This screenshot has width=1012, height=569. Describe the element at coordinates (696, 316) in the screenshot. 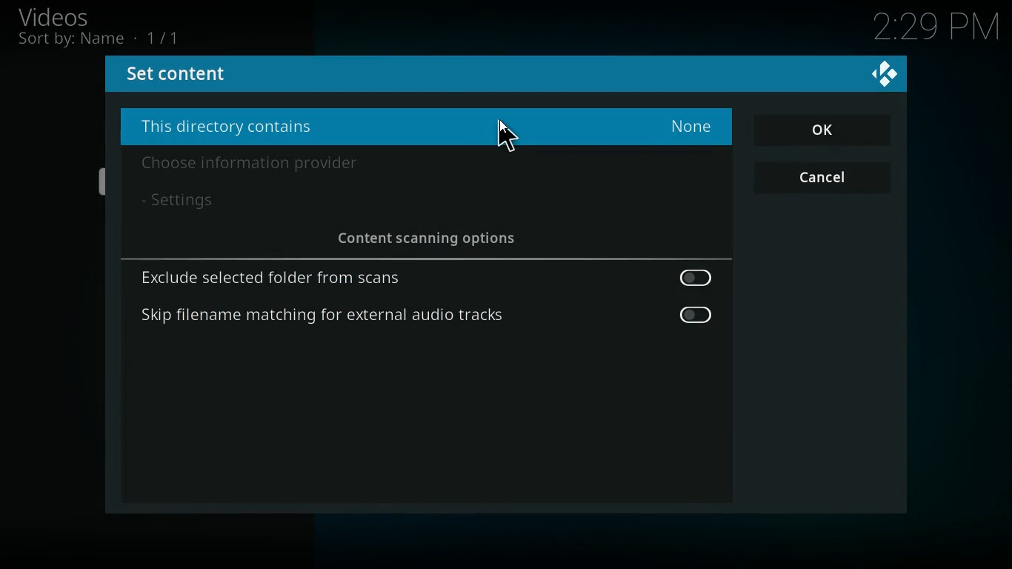

I see `off` at that location.